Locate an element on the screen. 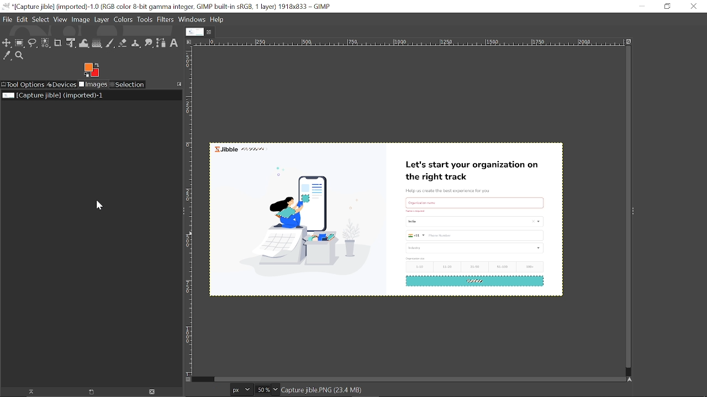 This screenshot has height=397, width=707. Zoom options is located at coordinates (275, 389).